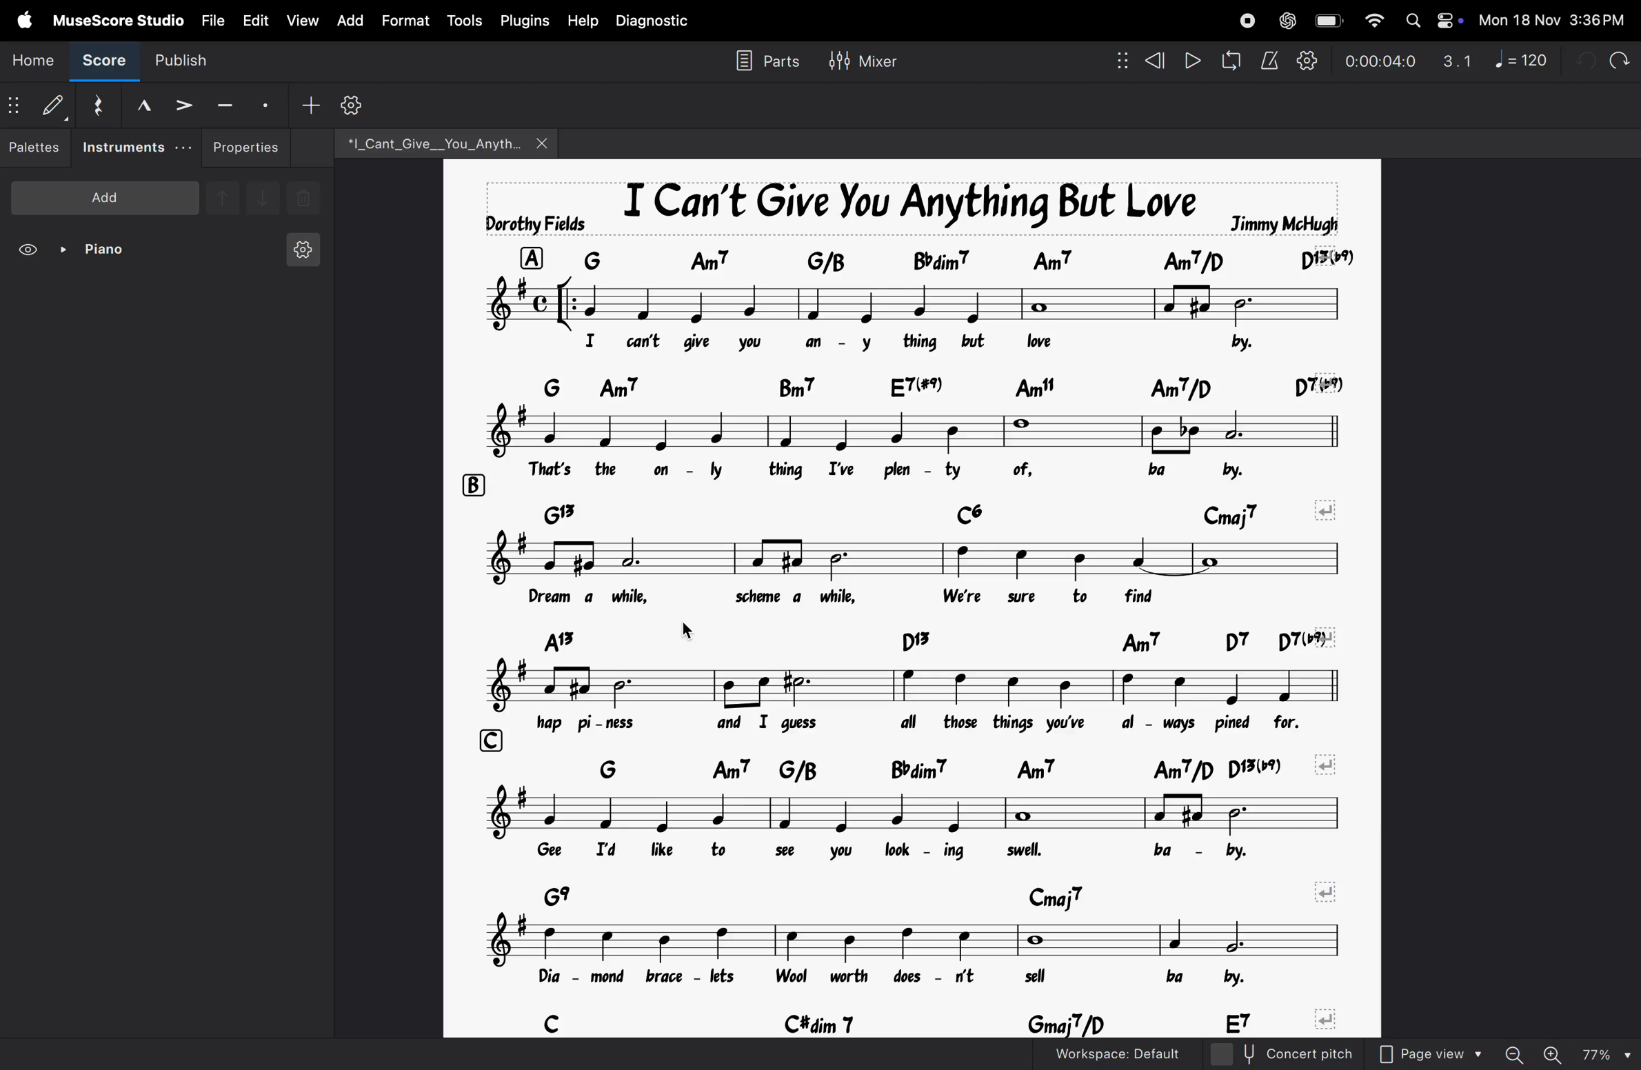 The width and height of the screenshot is (1641, 1070). Describe the element at coordinates (942, 857) in the screenshot. I see `lyrics` at that location.